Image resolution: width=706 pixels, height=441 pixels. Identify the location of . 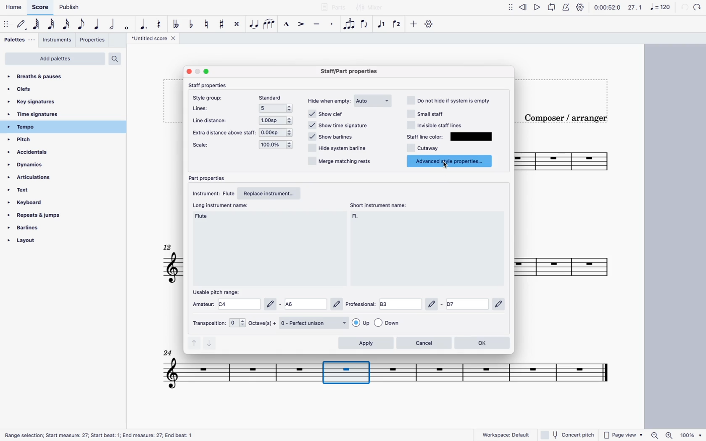
(500, 304).